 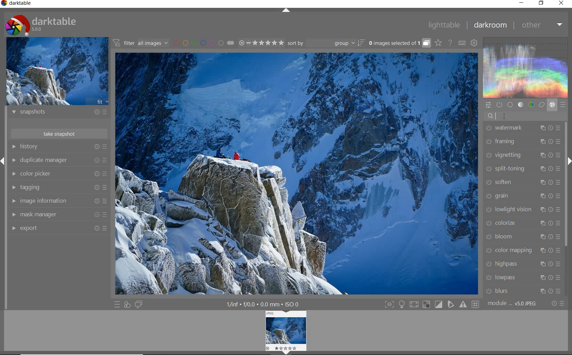 I want to click on 1/inf*f/0.0 mm*ISO 0, so click(x=265, y=304).